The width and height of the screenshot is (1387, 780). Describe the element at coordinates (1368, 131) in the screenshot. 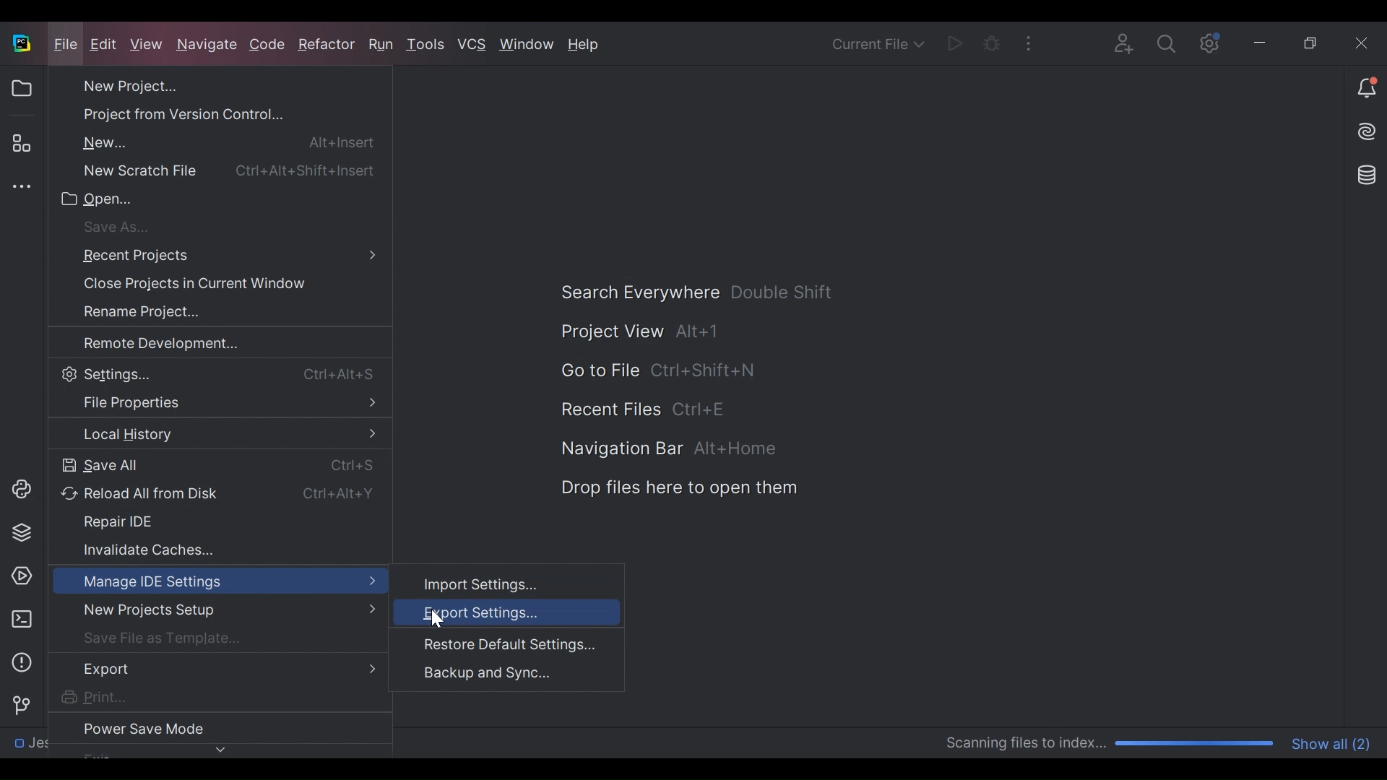

I see `AI Assistant` at that location.